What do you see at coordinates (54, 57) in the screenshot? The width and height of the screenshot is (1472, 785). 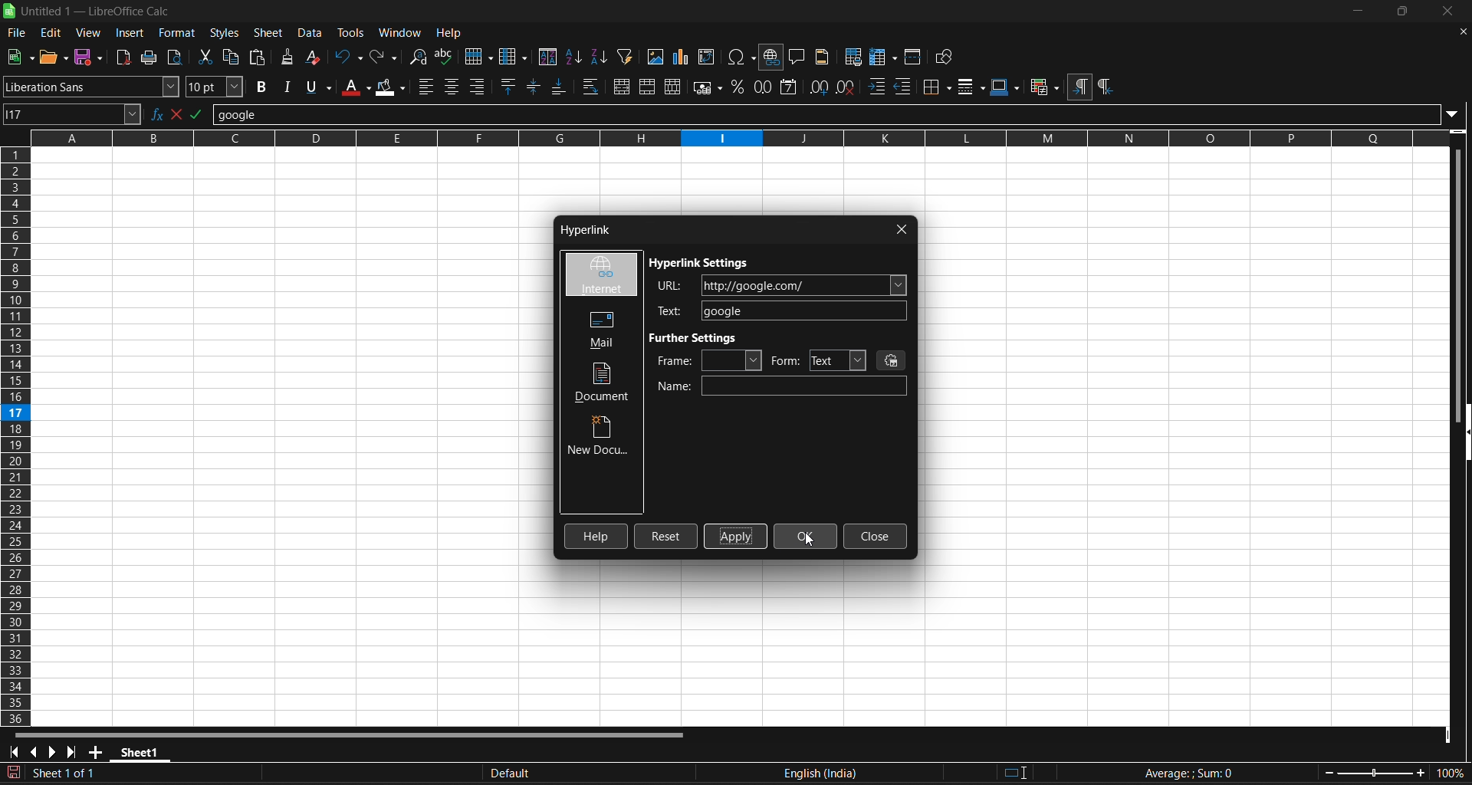 I see `new` at bounding box center [54, 57].